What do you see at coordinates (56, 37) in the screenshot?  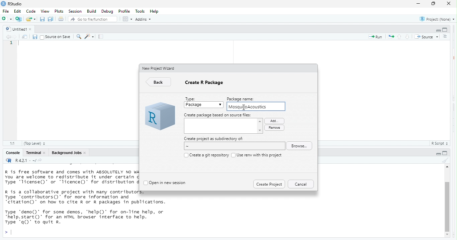 I see ` Source on Save` at bounding box center [56, 37].